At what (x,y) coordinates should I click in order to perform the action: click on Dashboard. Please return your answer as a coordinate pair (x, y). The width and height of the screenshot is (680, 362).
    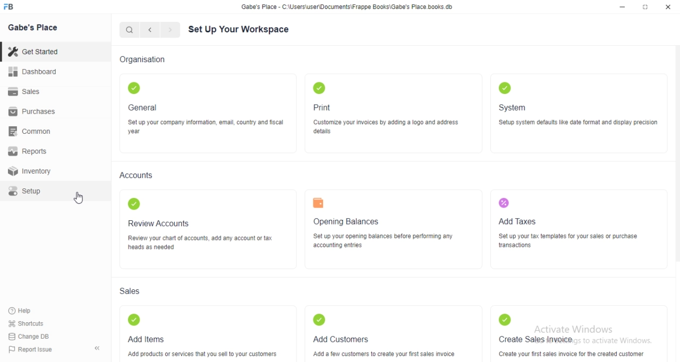
    Looking at the image, I should click on (34, 73).